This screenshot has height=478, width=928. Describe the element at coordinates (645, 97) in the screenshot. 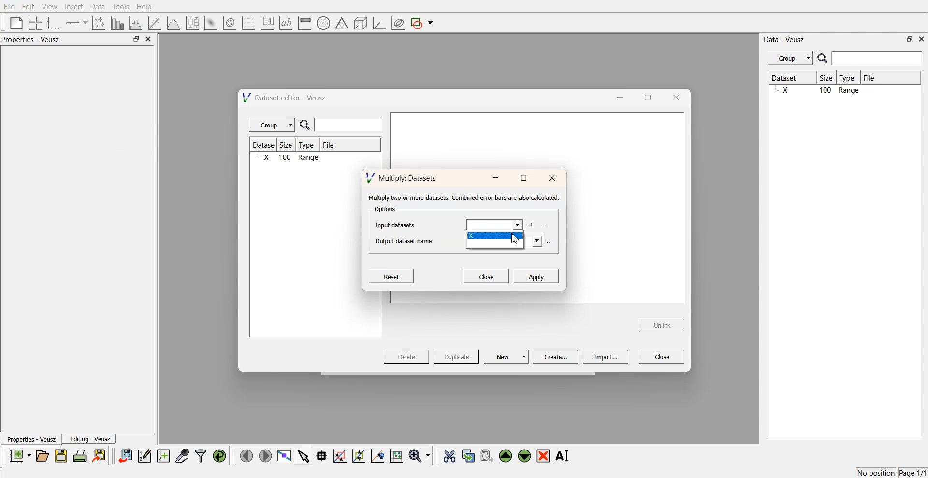

I see `maximise` at that location.